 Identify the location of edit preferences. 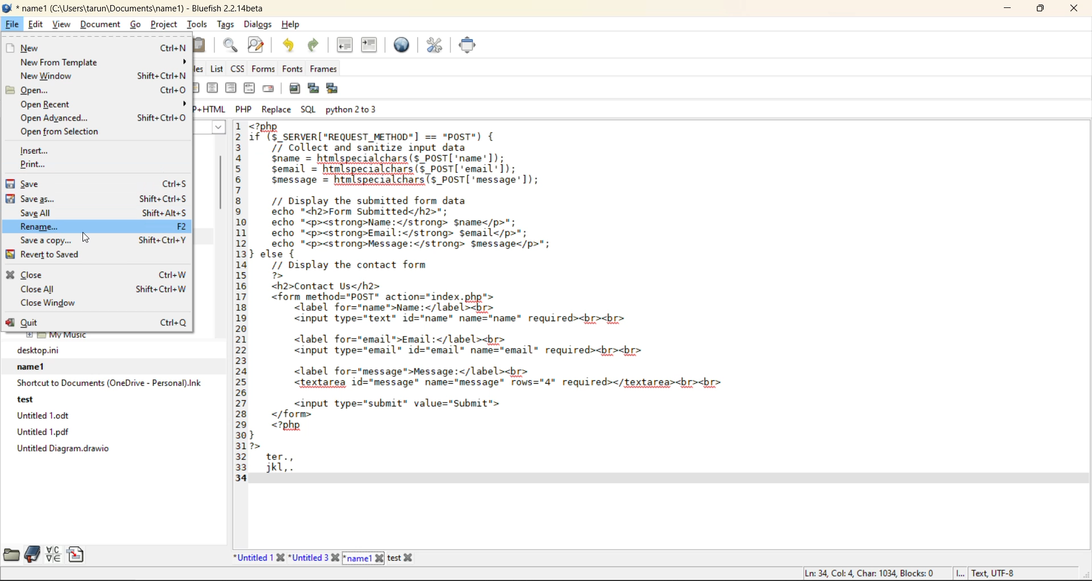
(437, 46).